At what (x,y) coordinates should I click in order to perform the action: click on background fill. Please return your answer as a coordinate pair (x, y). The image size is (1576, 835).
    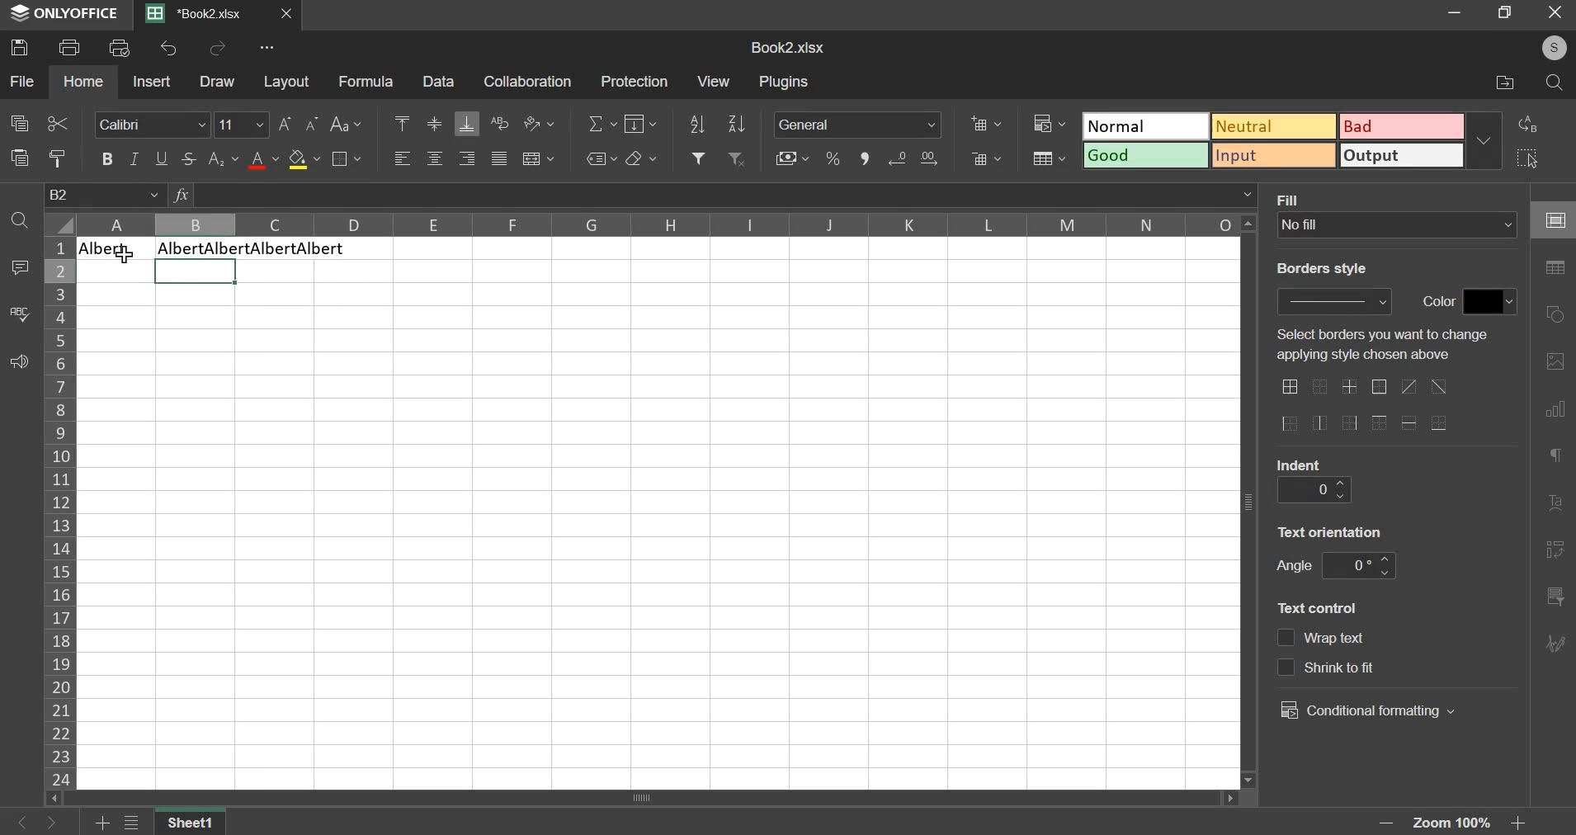
    Looking at the image, I should click on (1398, 224).